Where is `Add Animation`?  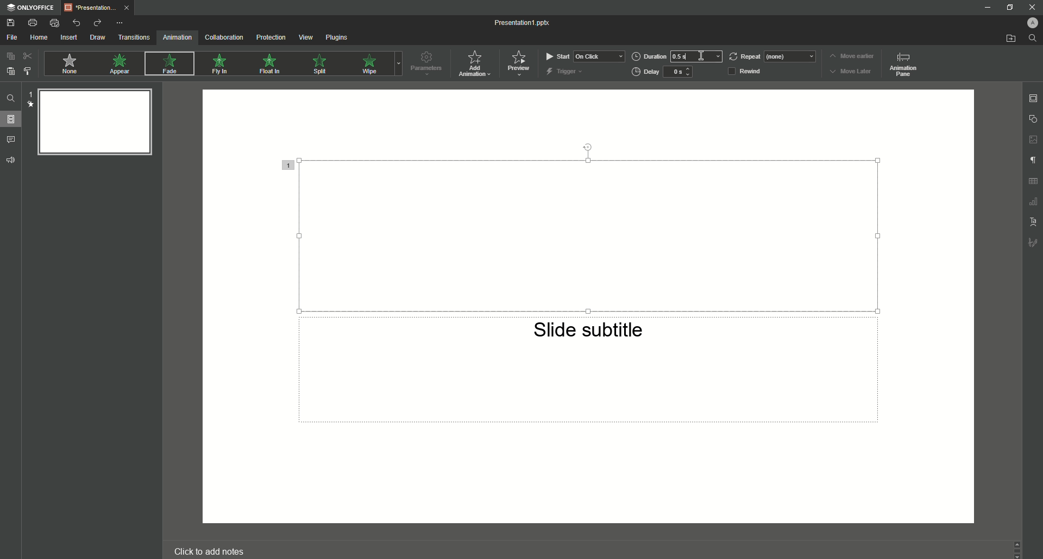
Add Animation is located at coordinates (477, 65).